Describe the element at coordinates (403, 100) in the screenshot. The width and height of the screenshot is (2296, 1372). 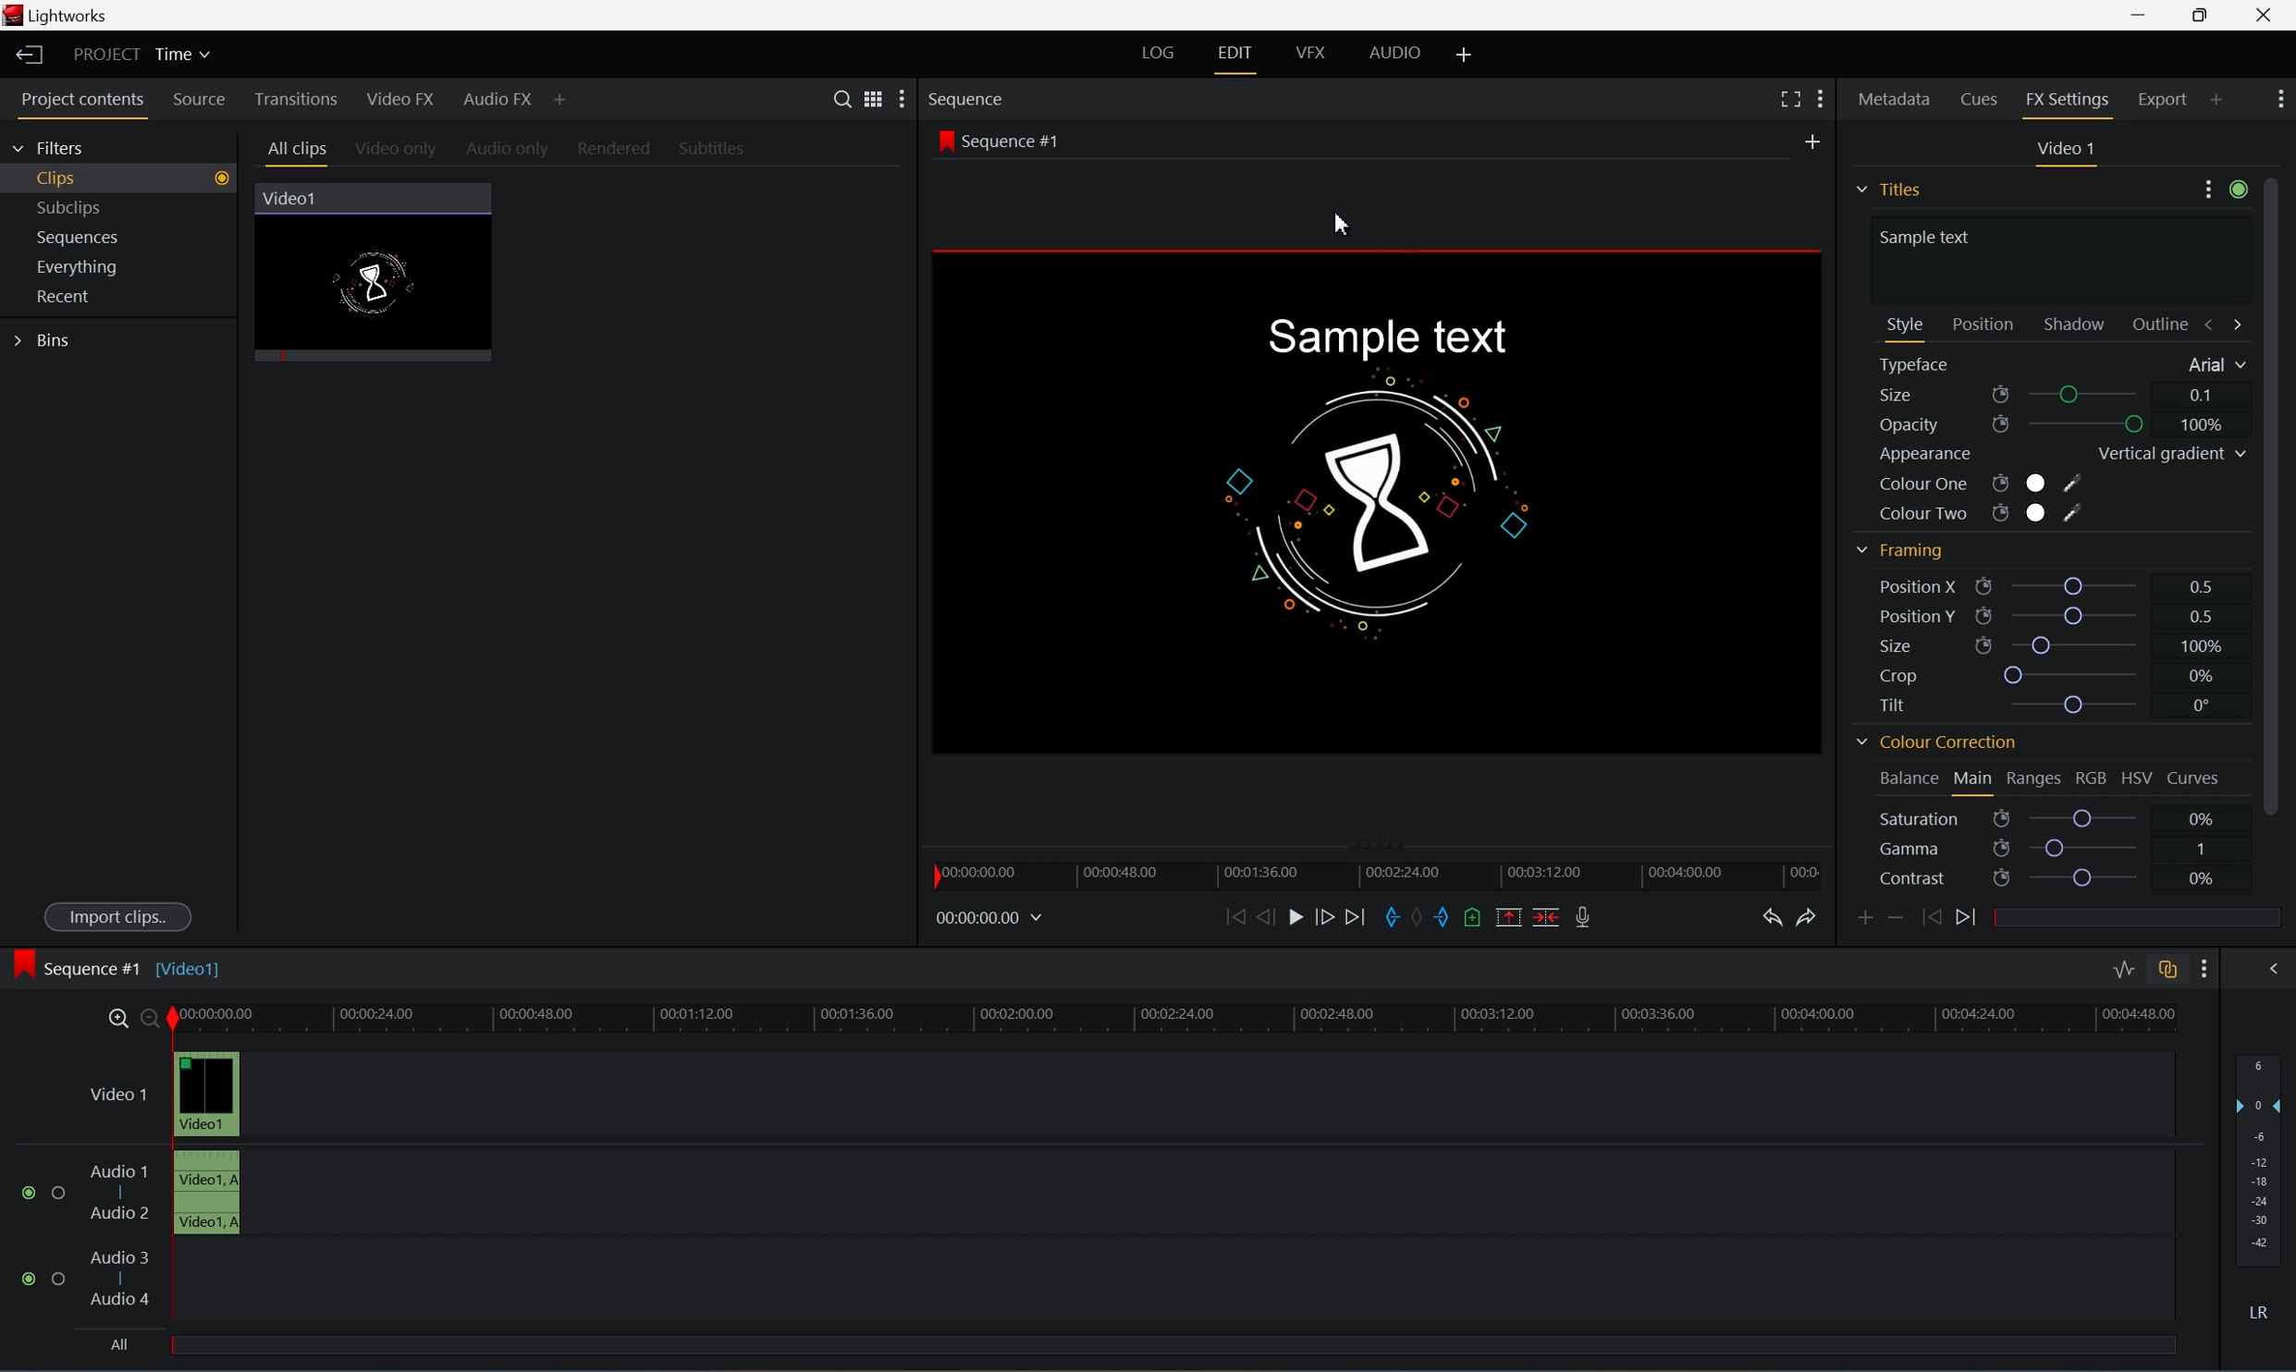
I see `Video FX` at that location.